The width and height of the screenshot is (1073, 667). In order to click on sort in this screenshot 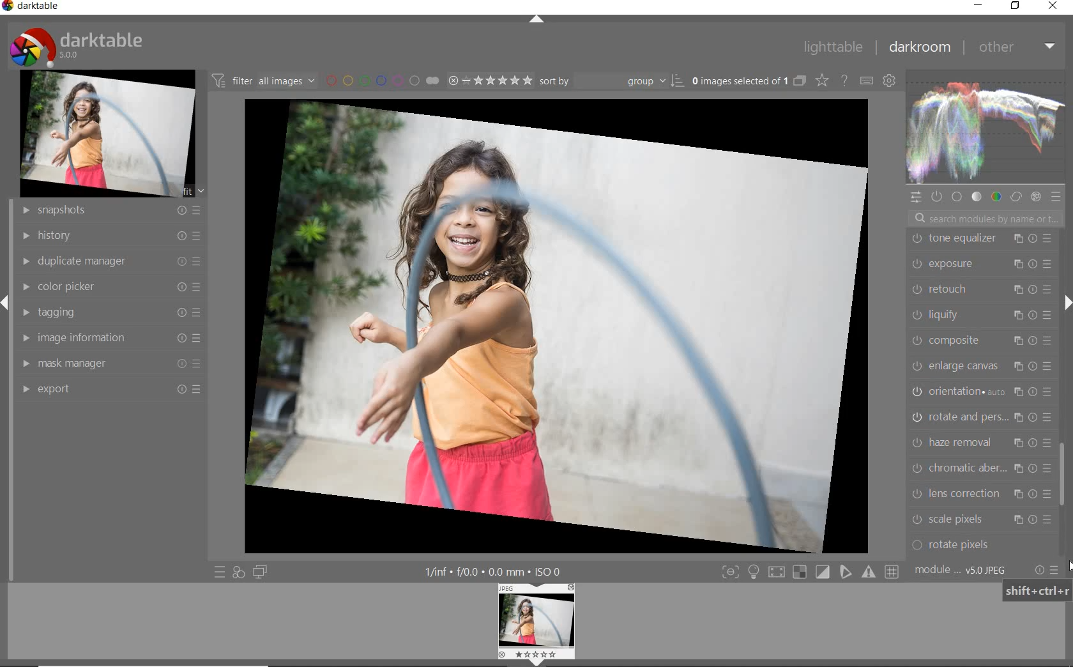, I will do `click(612, 80)`.